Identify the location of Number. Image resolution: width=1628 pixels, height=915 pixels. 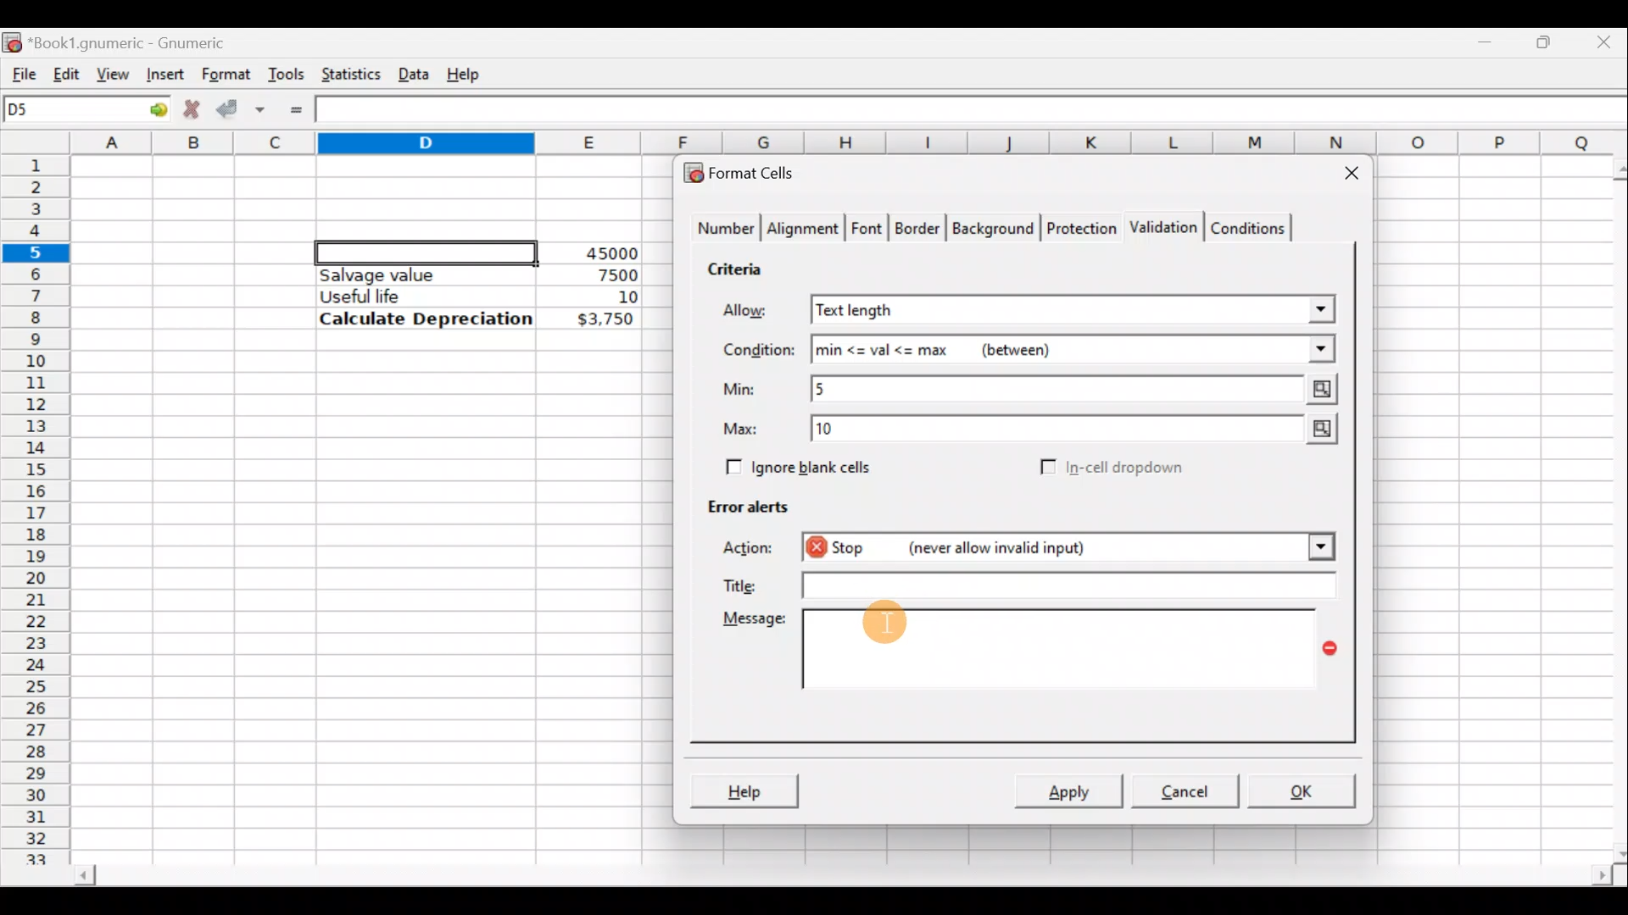
(722, 230).